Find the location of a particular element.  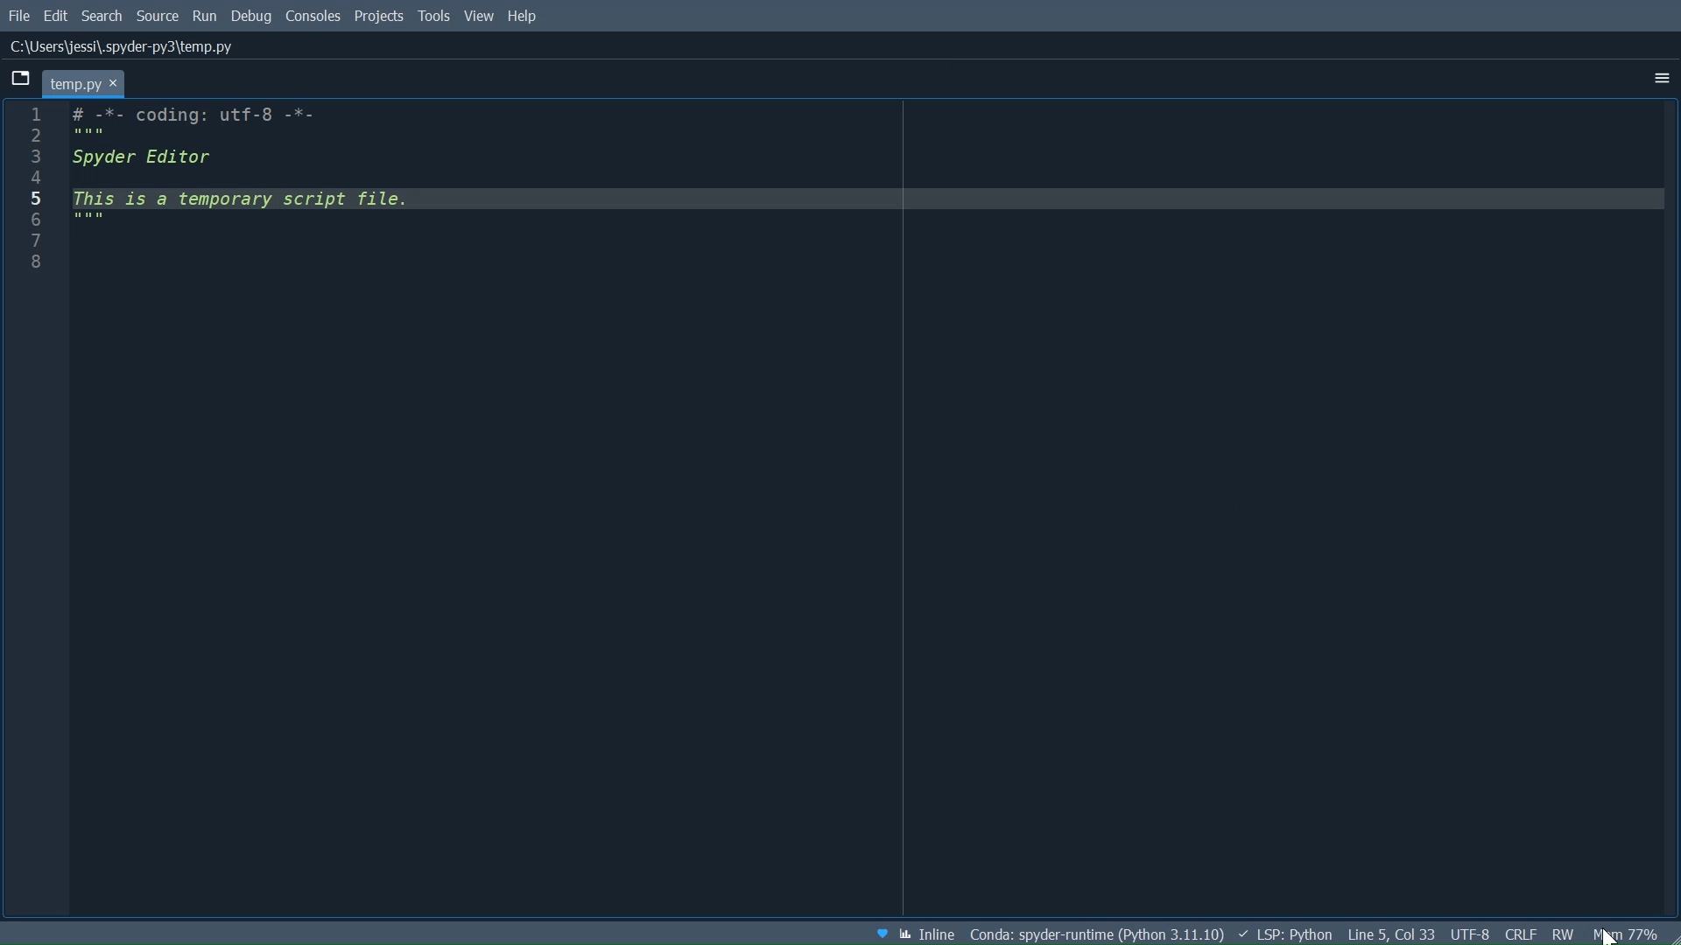

Cursor is located at coordinates (1606, 934).